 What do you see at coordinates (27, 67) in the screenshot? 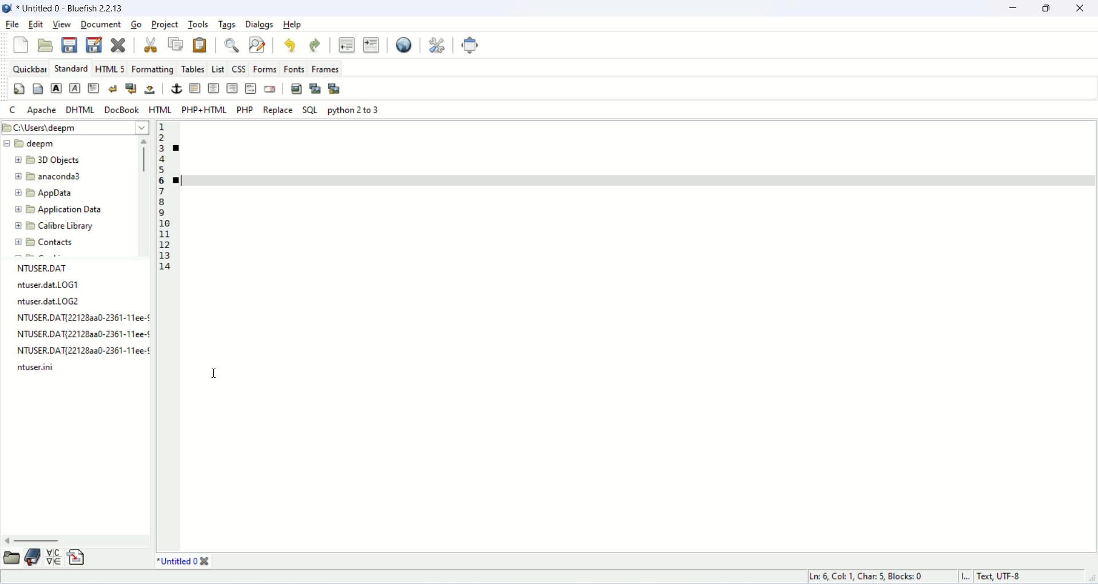
I see `quickbar` at bounding box center [27, 67].